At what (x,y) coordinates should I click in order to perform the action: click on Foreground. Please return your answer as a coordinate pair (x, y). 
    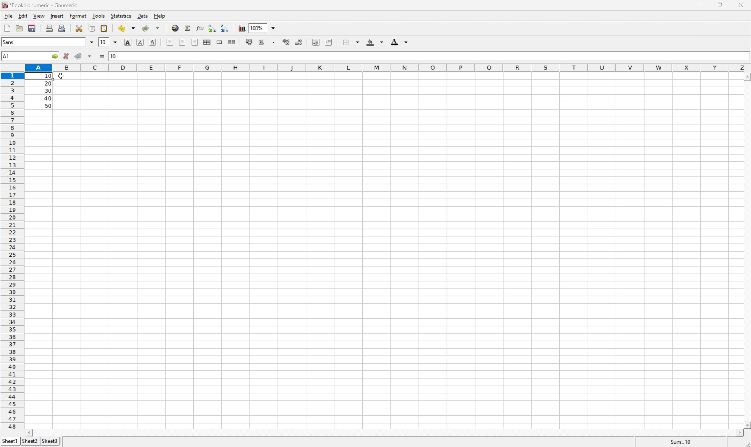
    Looking at the image, I should click on (400, 41).